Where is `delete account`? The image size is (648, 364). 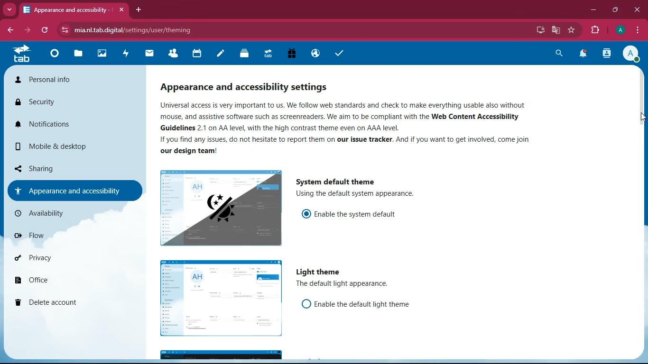
delete account is located at coordinates (60, 303).